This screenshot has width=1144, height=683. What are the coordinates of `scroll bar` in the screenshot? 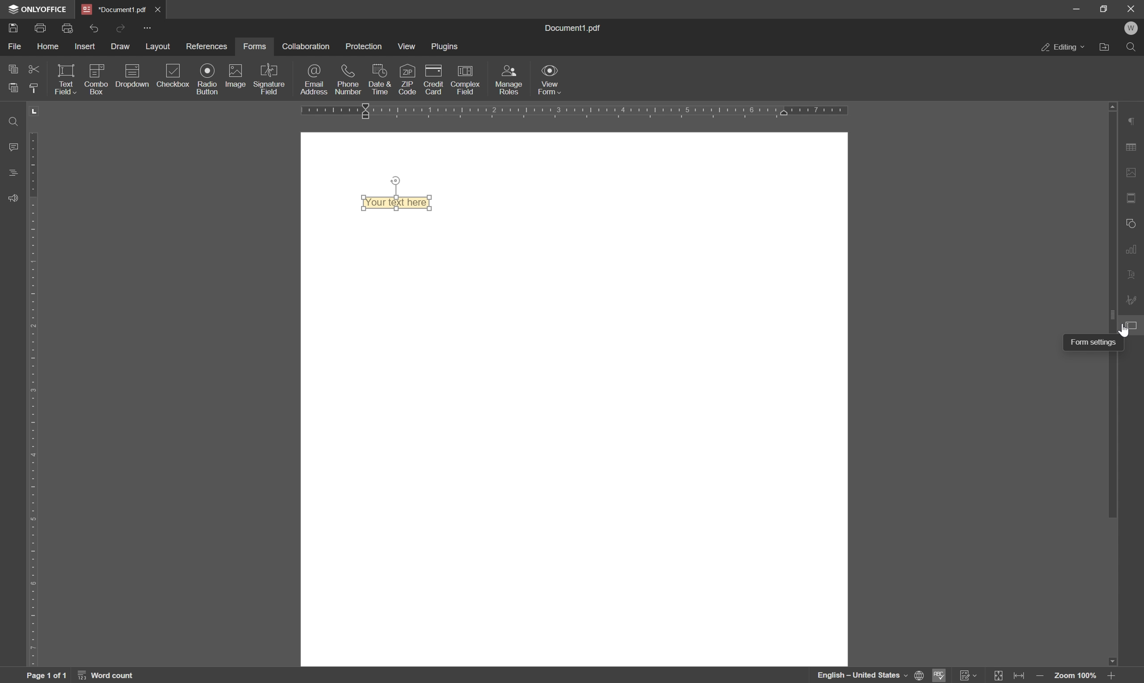 It's located at (1110, 222).